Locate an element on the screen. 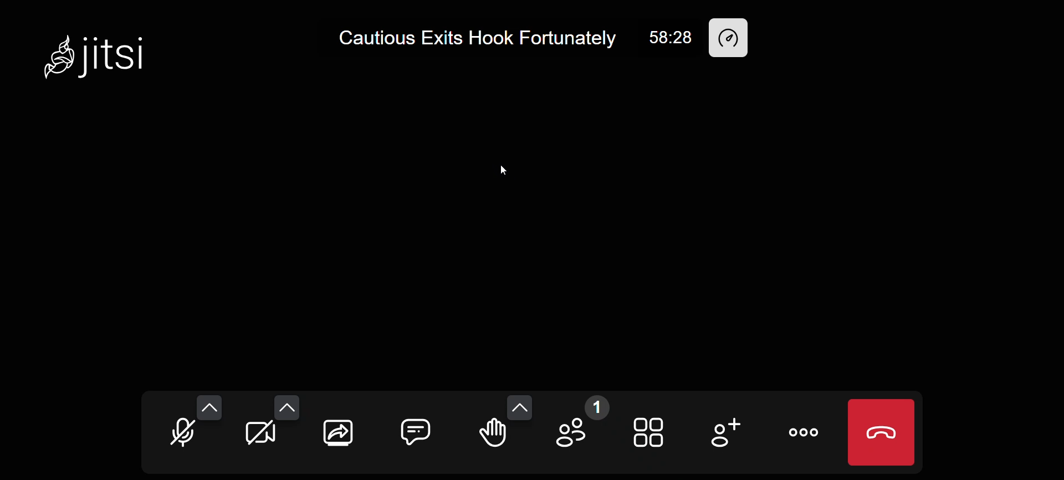  more is located at coordinates (801, 433).